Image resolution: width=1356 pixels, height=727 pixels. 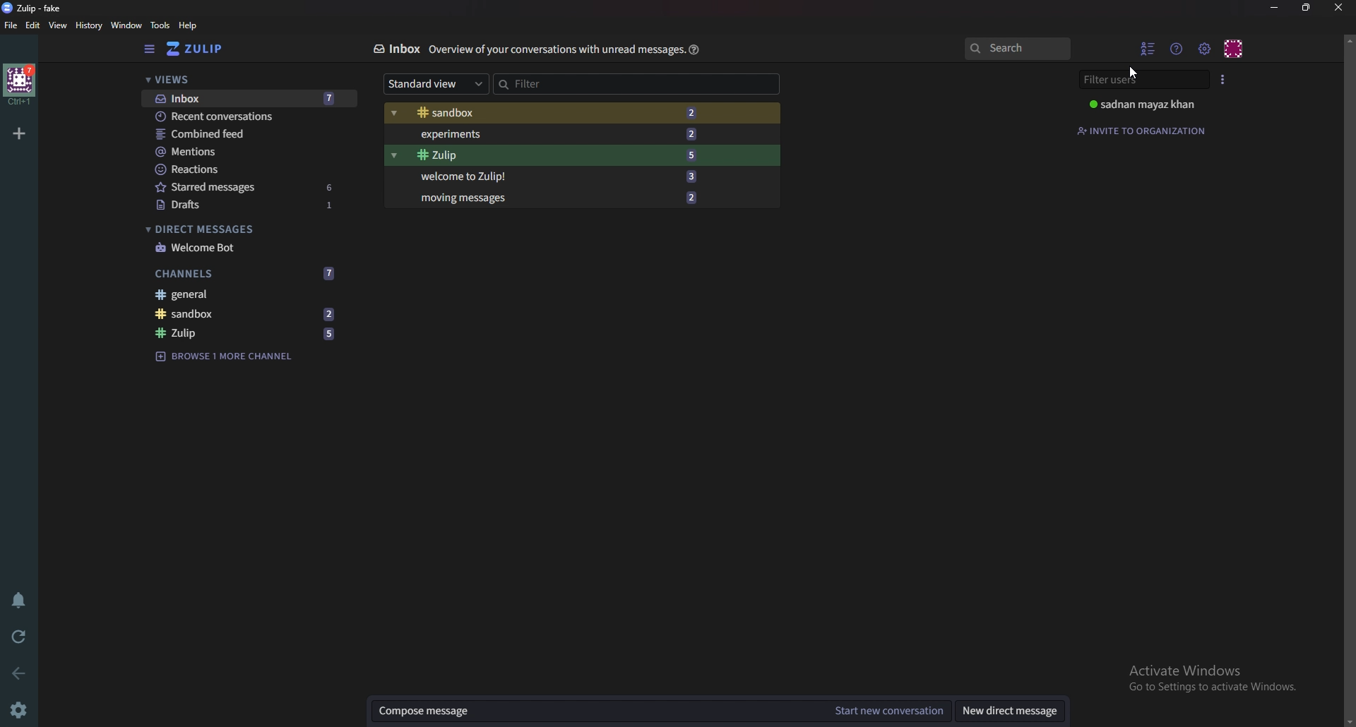 I want to click on Filter users, so click(x=1146, y=80).